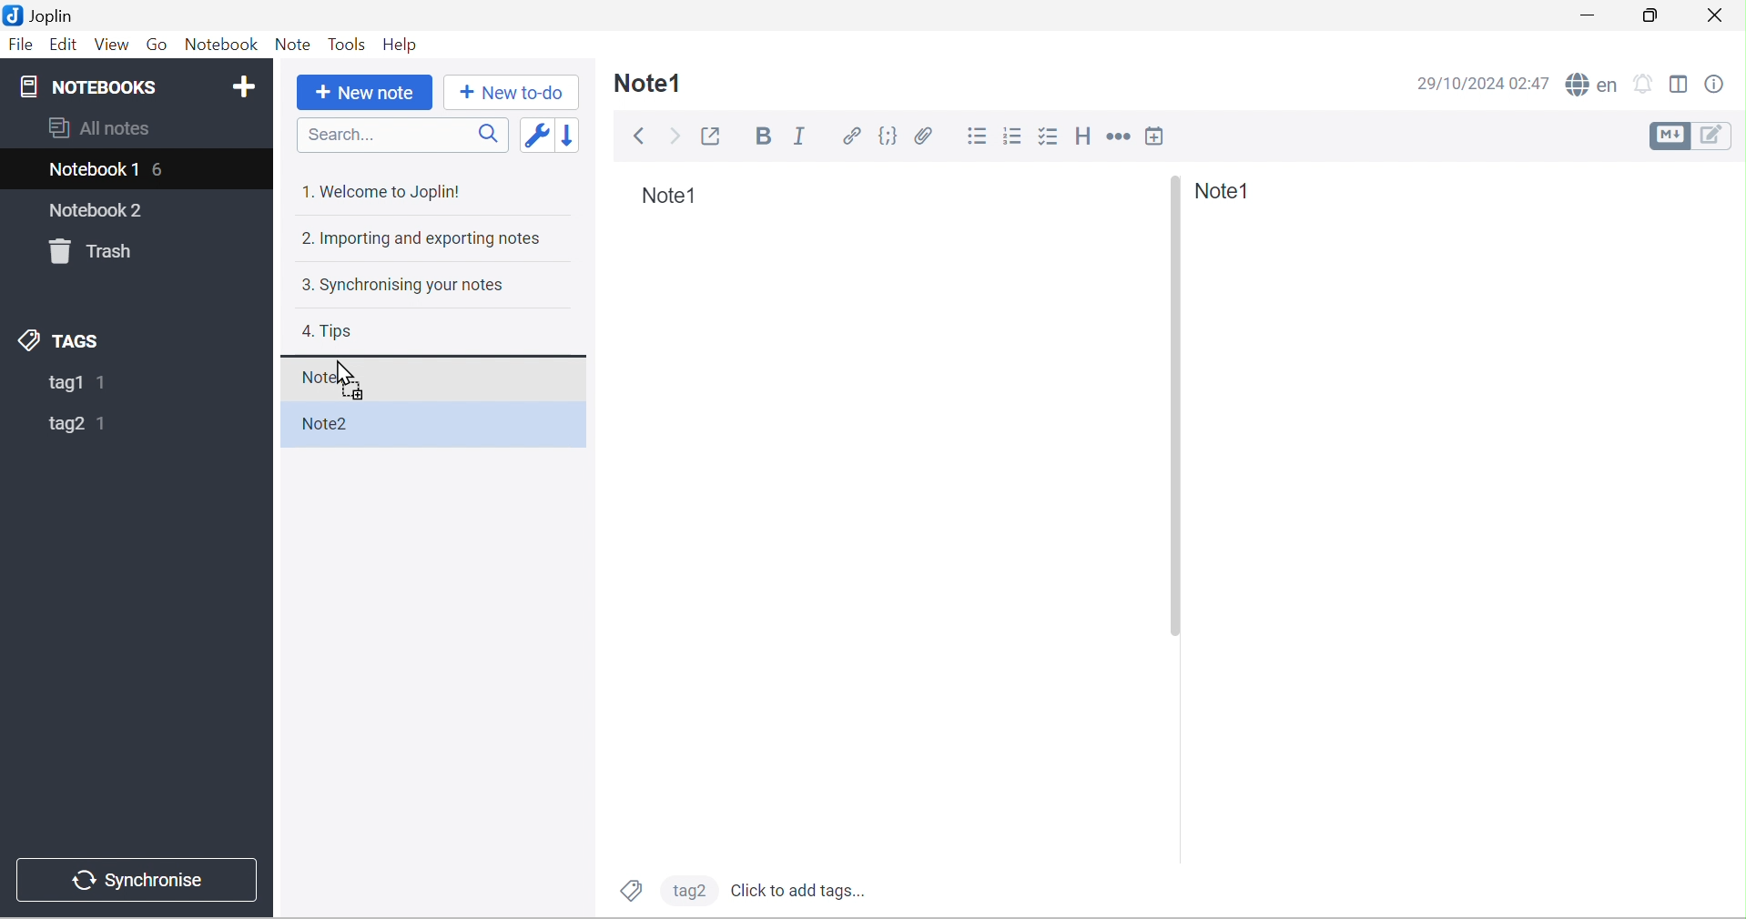 The height and width of the screenshot is (919, 1746). Describe the element at coordinates (344, 372) in the screenshot. I see `Cursor` at that location.